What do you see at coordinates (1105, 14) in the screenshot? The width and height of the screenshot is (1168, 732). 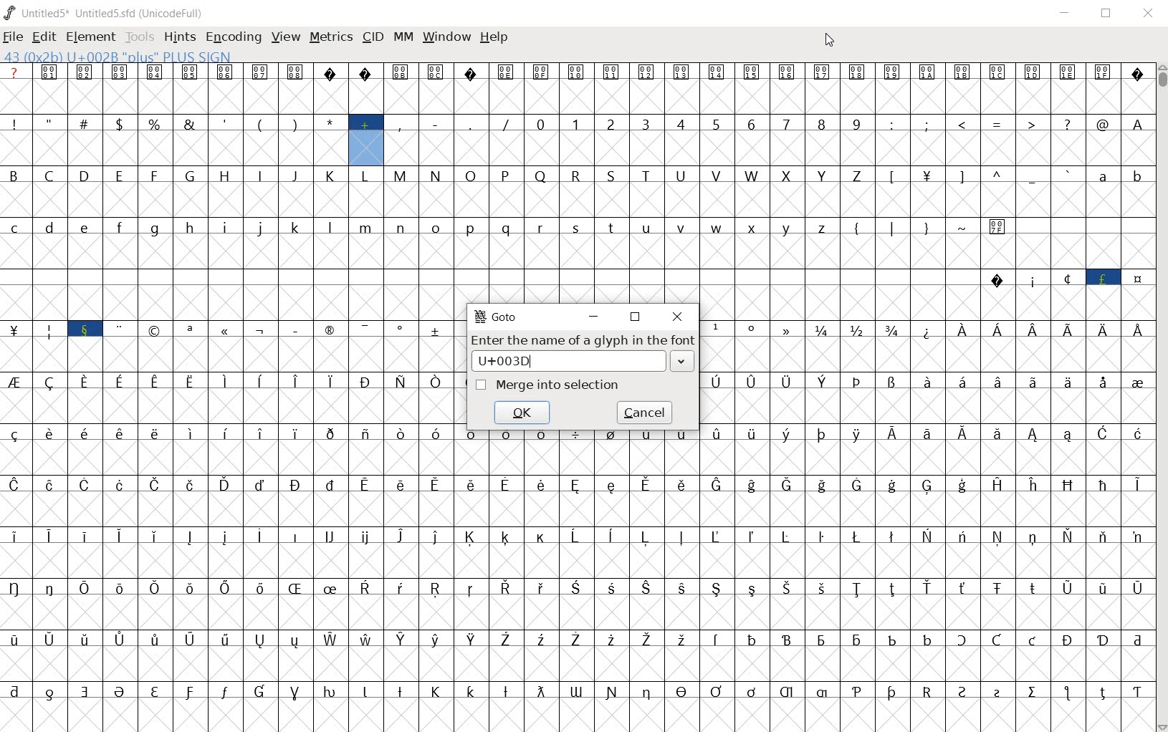 I see `restore down` at bounding box center [1105, 14].